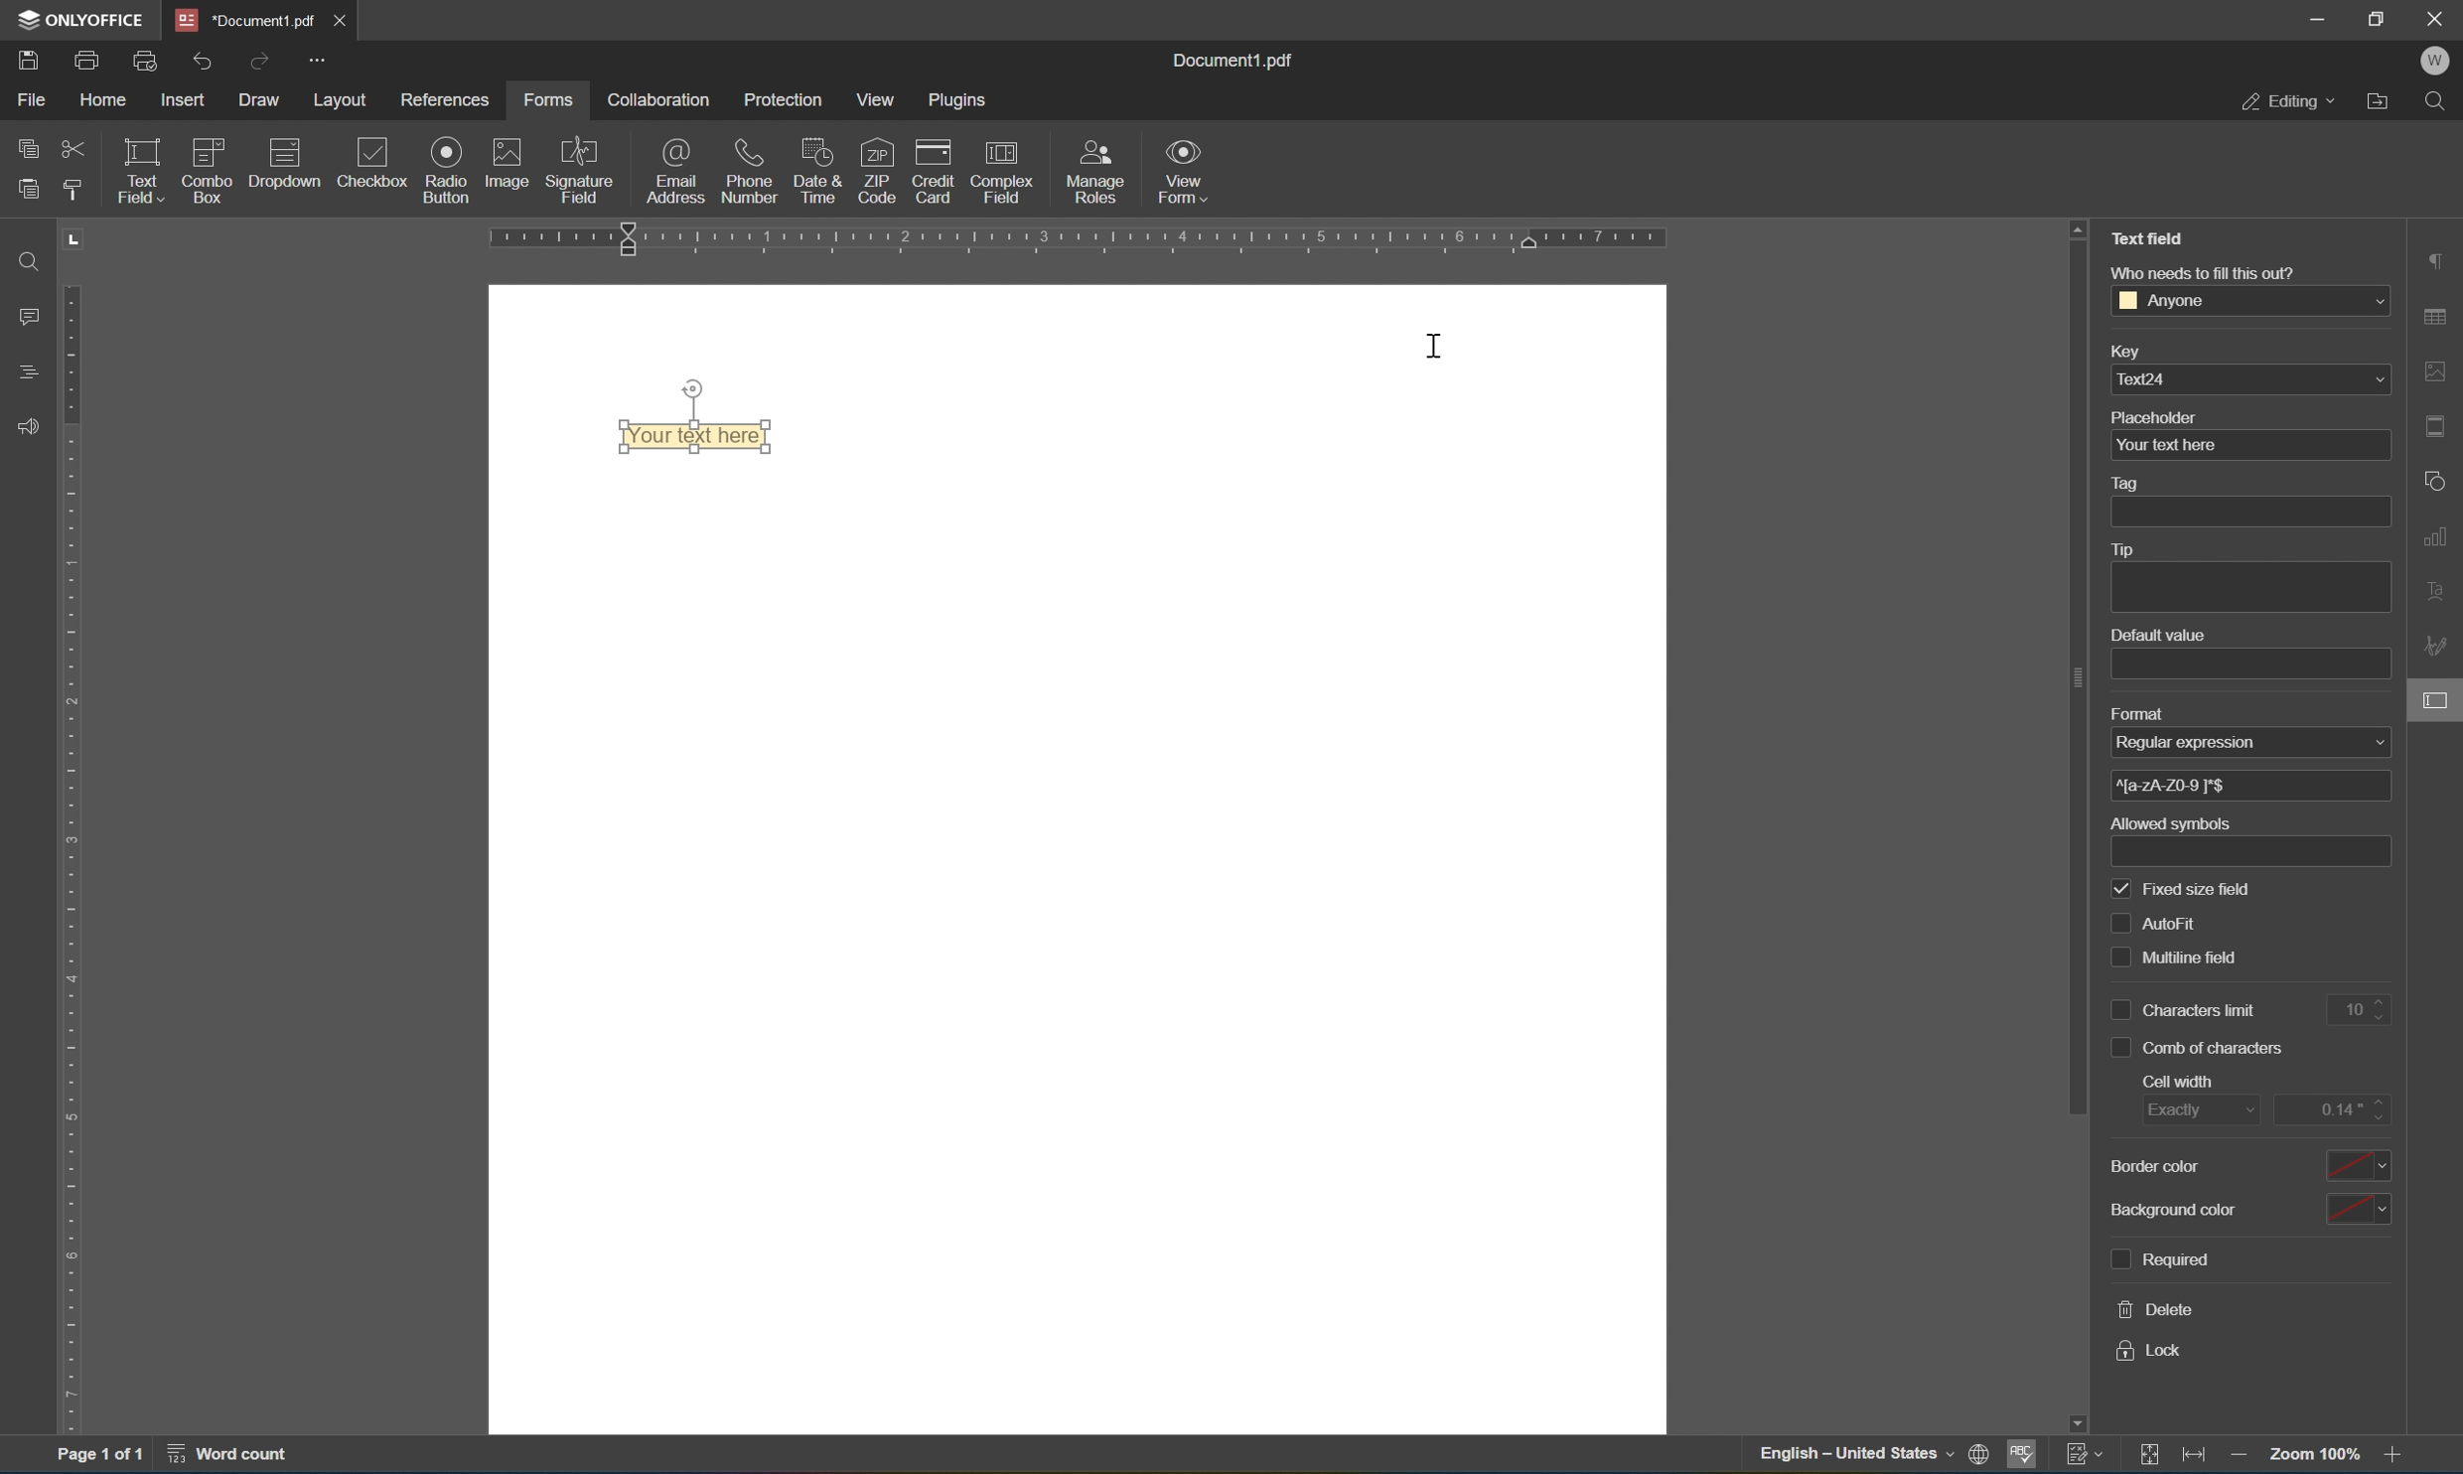 The image size is (2463, 1474). Describe the element at coordinates (2440, 646) in the screenshot. I see `signature settings` at that location.